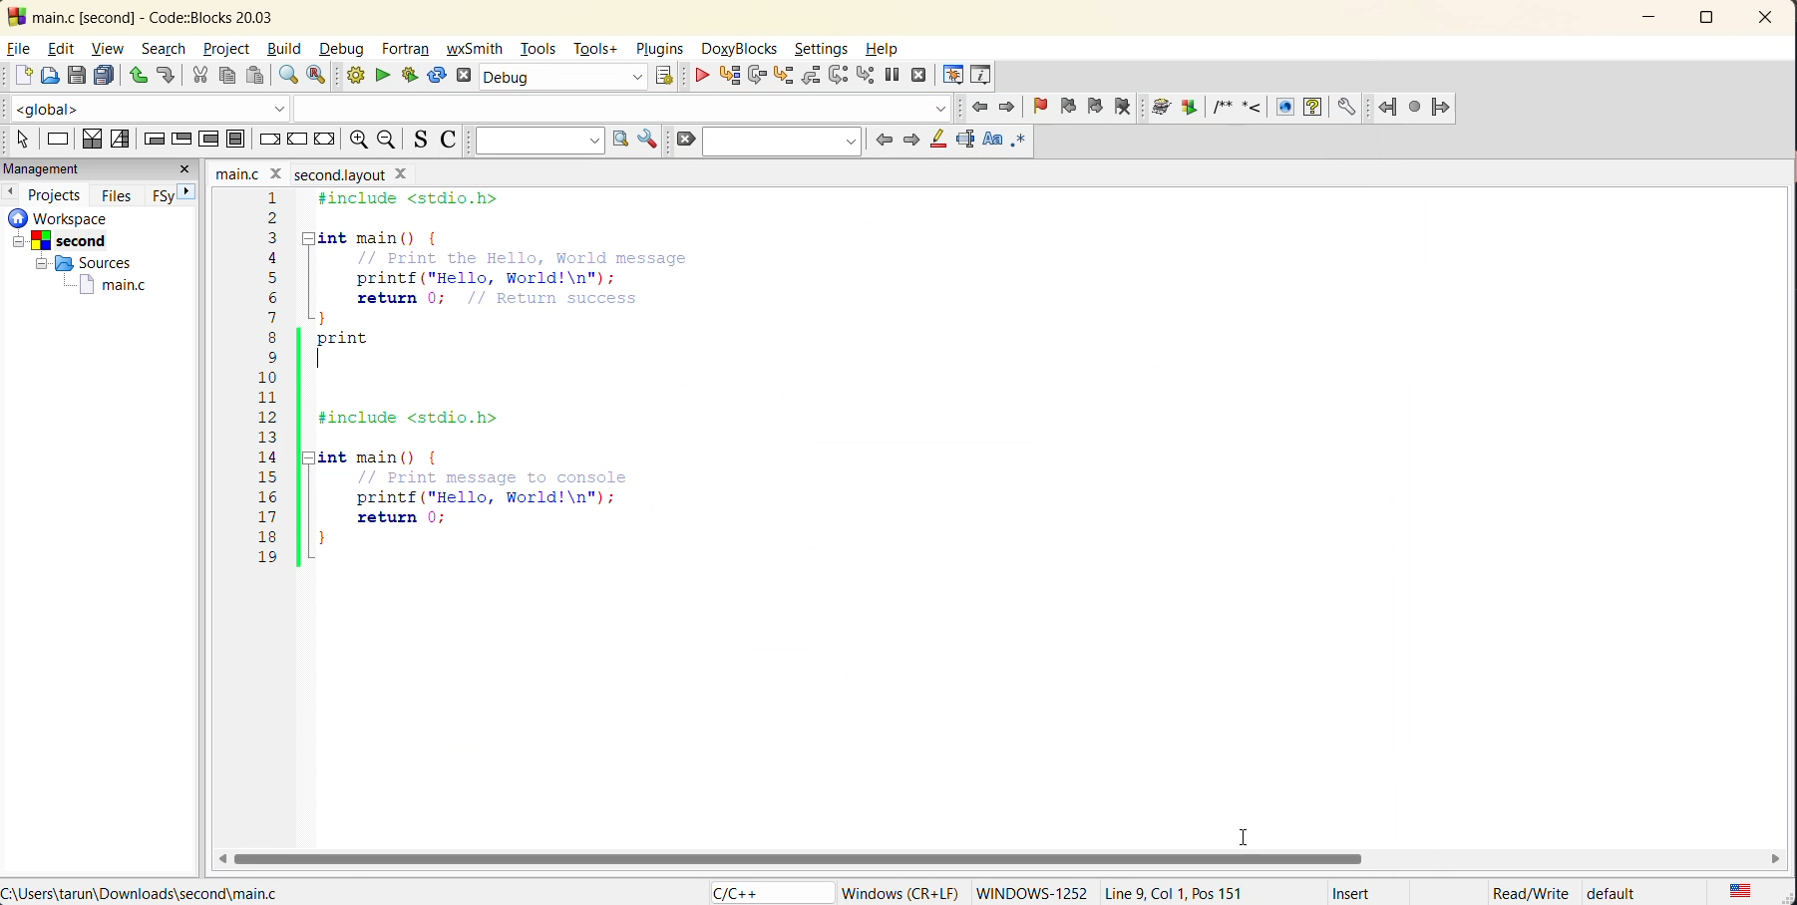 Image resolution: width=1797 pixels, height=905 pixels. I want to click on next, so click(909, 140).